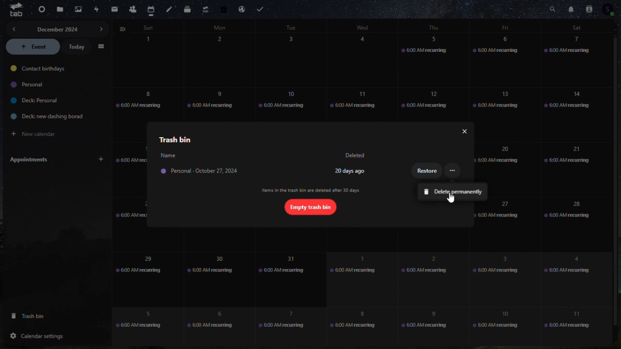  I want to click on Task, so click(262, 8).